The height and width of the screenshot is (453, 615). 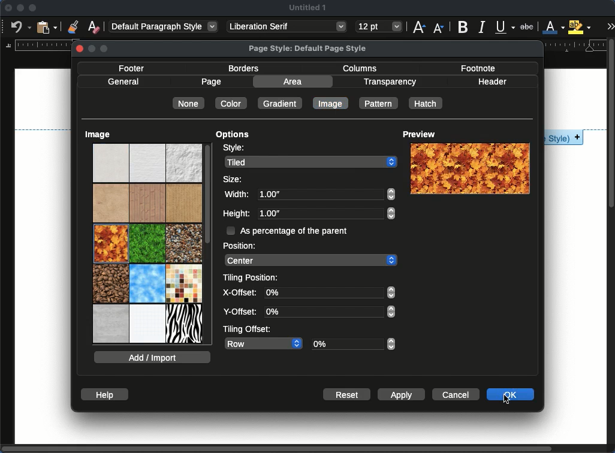 I want to click on page style: default page style, so click(x=310, y=49).